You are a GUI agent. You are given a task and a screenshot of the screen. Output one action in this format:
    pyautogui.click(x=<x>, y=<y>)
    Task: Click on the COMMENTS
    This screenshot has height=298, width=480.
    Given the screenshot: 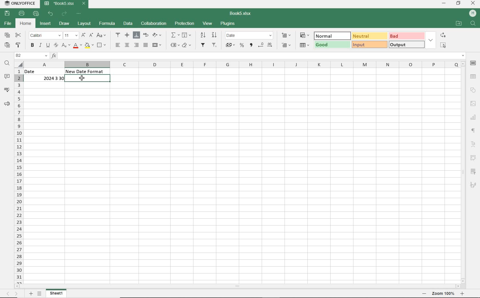 What is the action you would take?
    pyautogui.click(x=7, y=76)
    